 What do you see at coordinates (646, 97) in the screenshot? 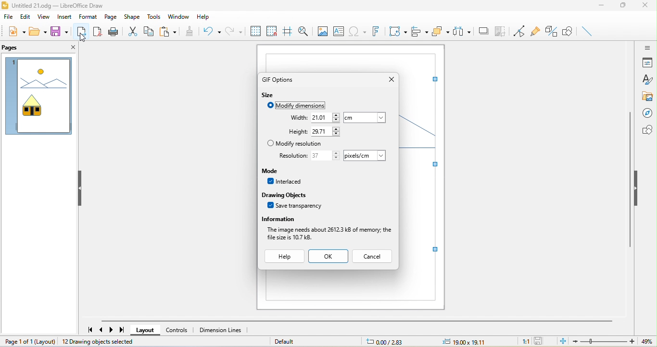
I see `gallery` at bounding box center [646, 97].